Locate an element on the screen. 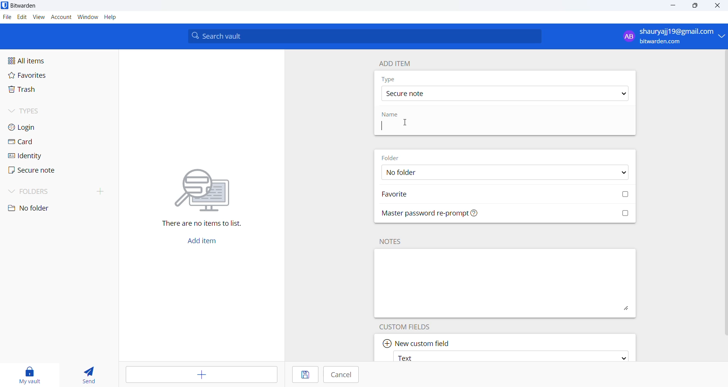 Image resolution: width=728 pixels, height=387 pixels. master password re-prompt checkbox is located at coordinates (507, 214).